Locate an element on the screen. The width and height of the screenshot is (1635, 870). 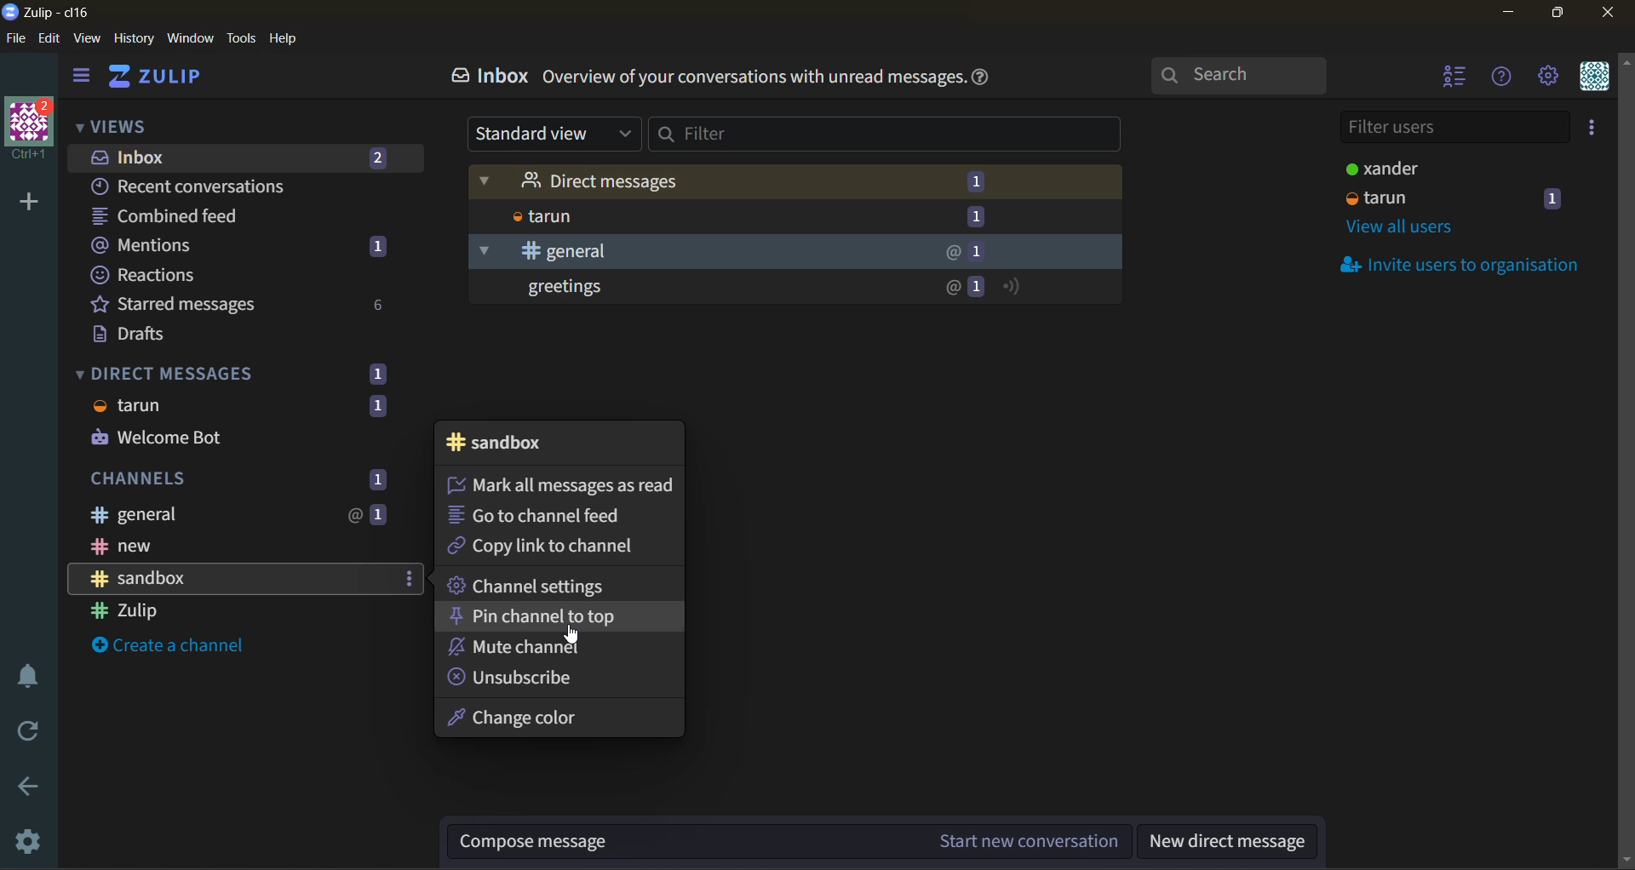
hide user list is located at coordinates (1450, 80).